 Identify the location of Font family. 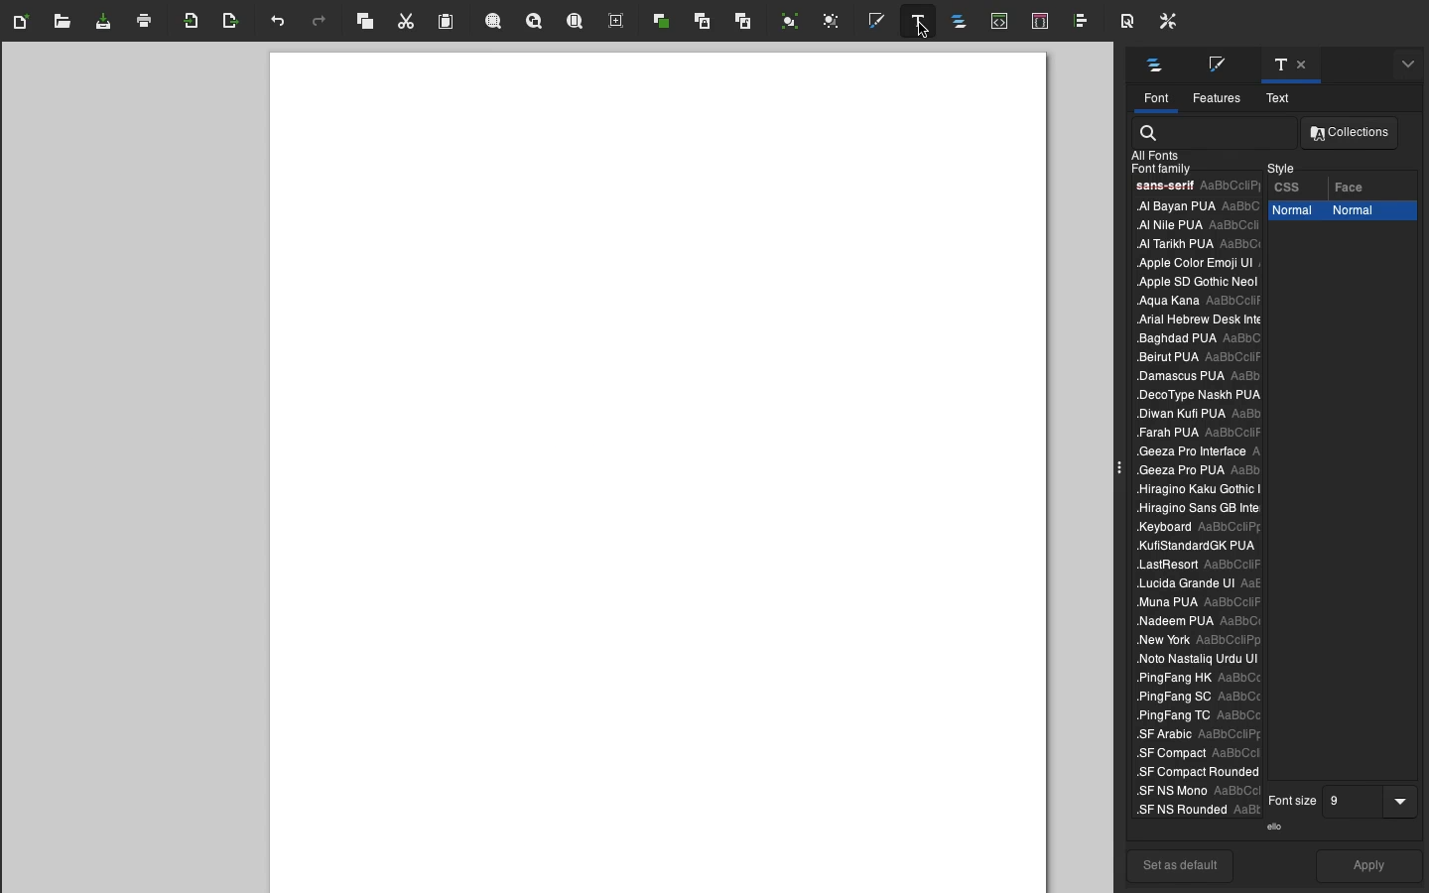
(1158, 169).